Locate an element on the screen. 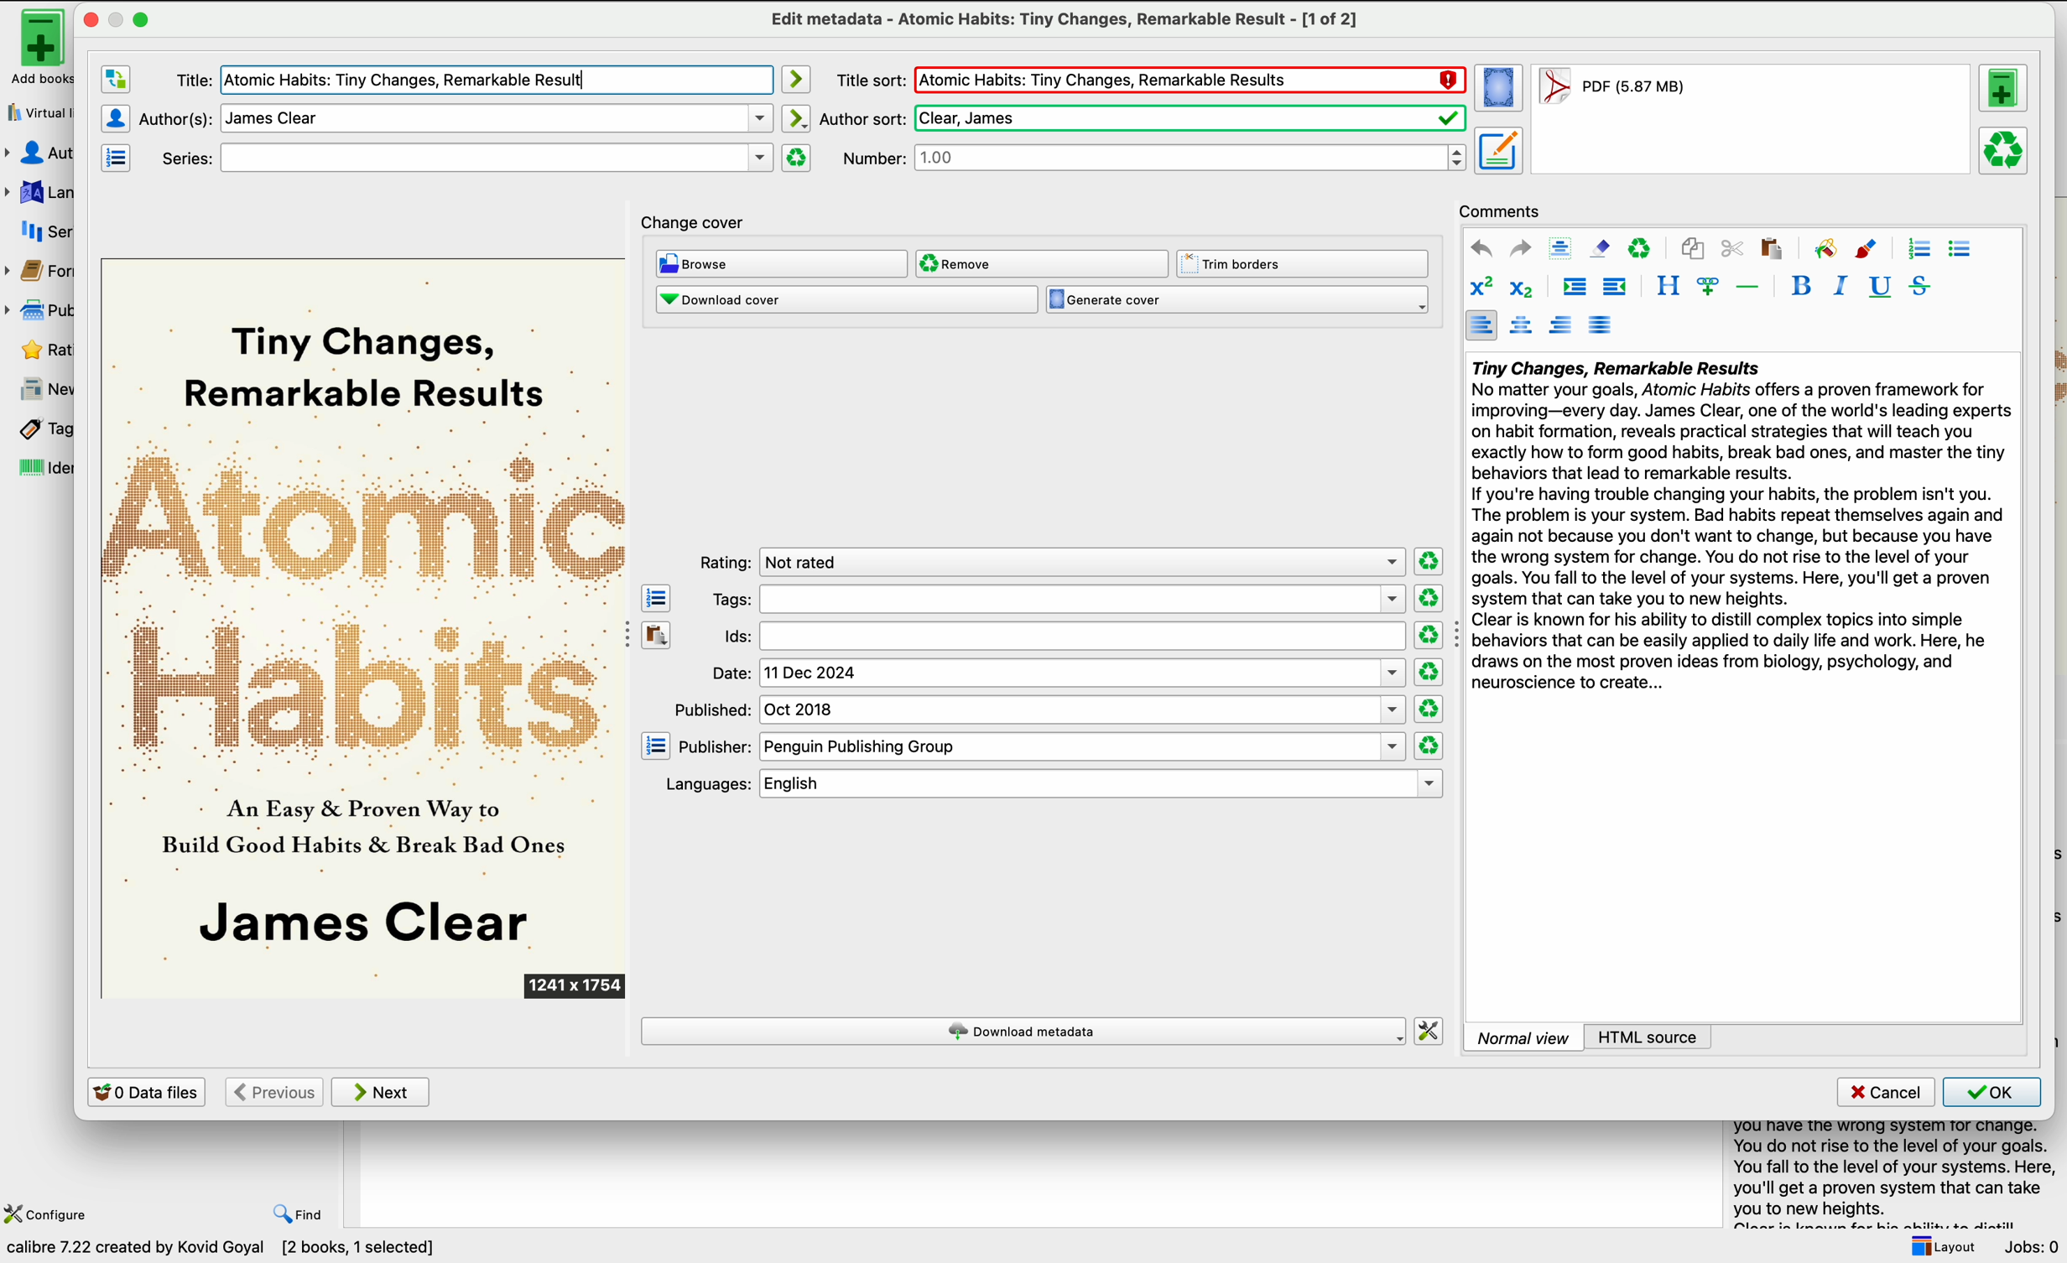 Image resolution: width=2067 pixels, height=1263 pixels. next button is located at coordinates (383, 1093).